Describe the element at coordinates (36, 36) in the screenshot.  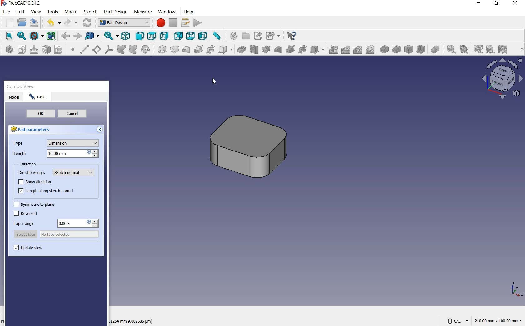
I see `draw style` at that location.